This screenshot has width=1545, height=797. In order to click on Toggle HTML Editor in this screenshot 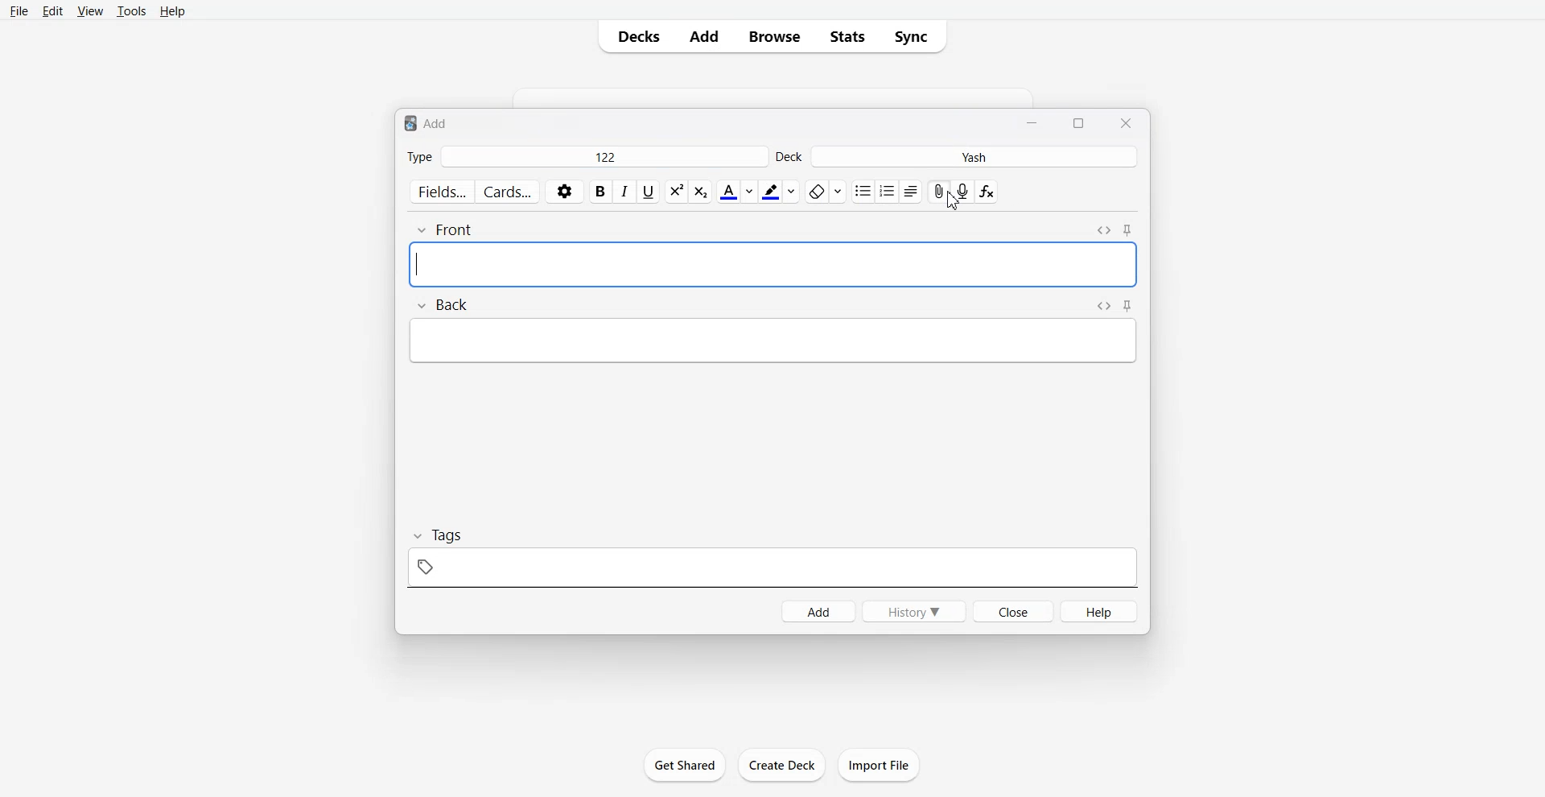, I will do `click(1103, 230)`.